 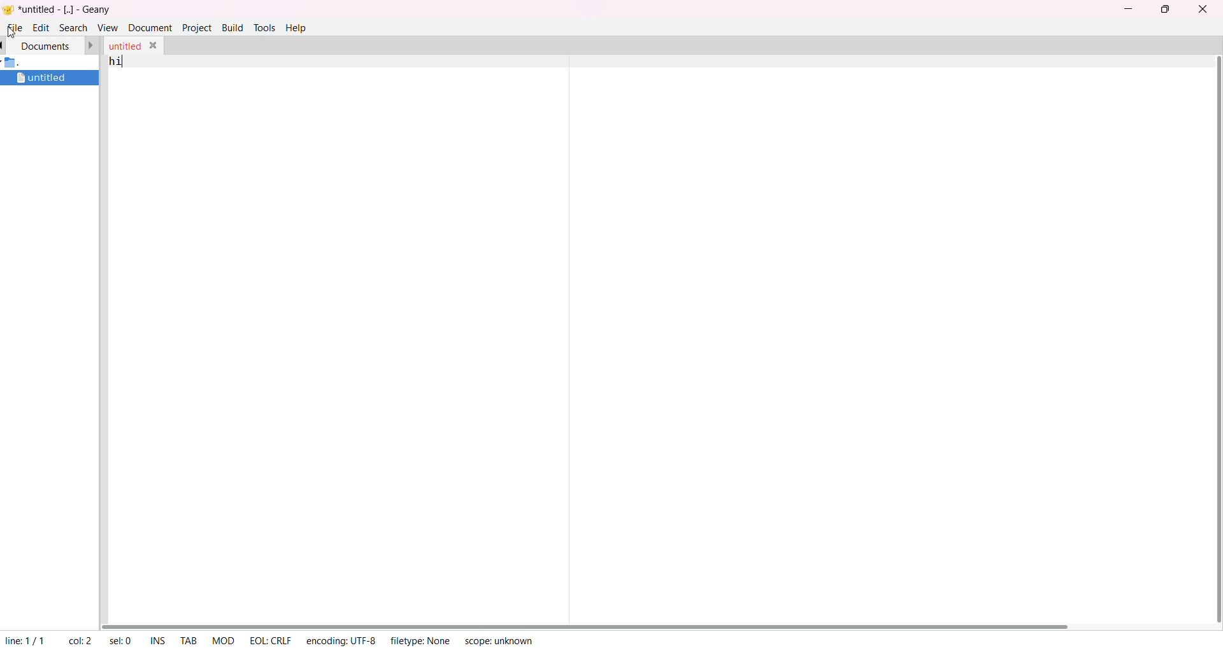 What do you see at coordinates (569, 331) in the screenshot?
I see `seperator` at bounding box center [569, 331].